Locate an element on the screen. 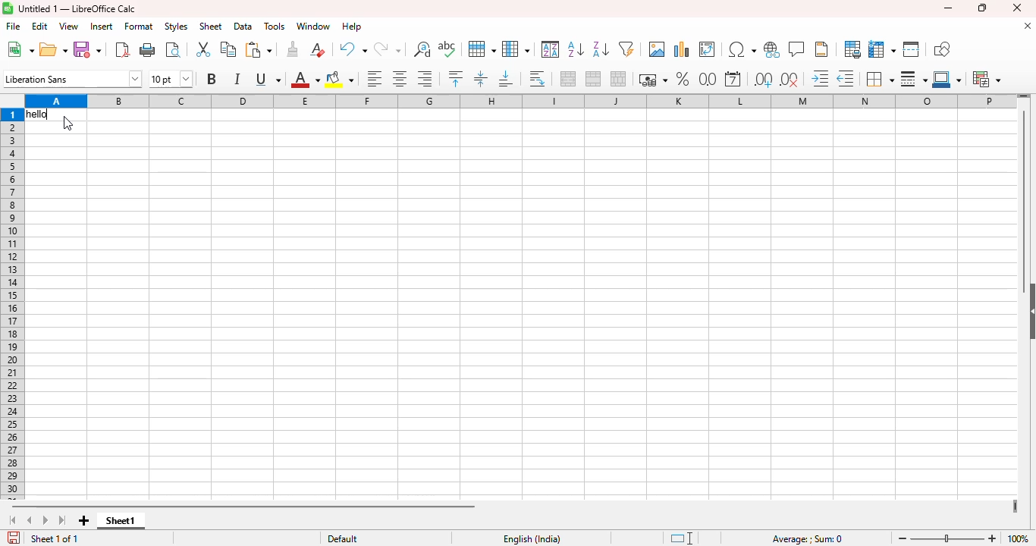 Image resolution: width=1036 pixels, height=546 pixels. styles is located at coordinates (176, 26).